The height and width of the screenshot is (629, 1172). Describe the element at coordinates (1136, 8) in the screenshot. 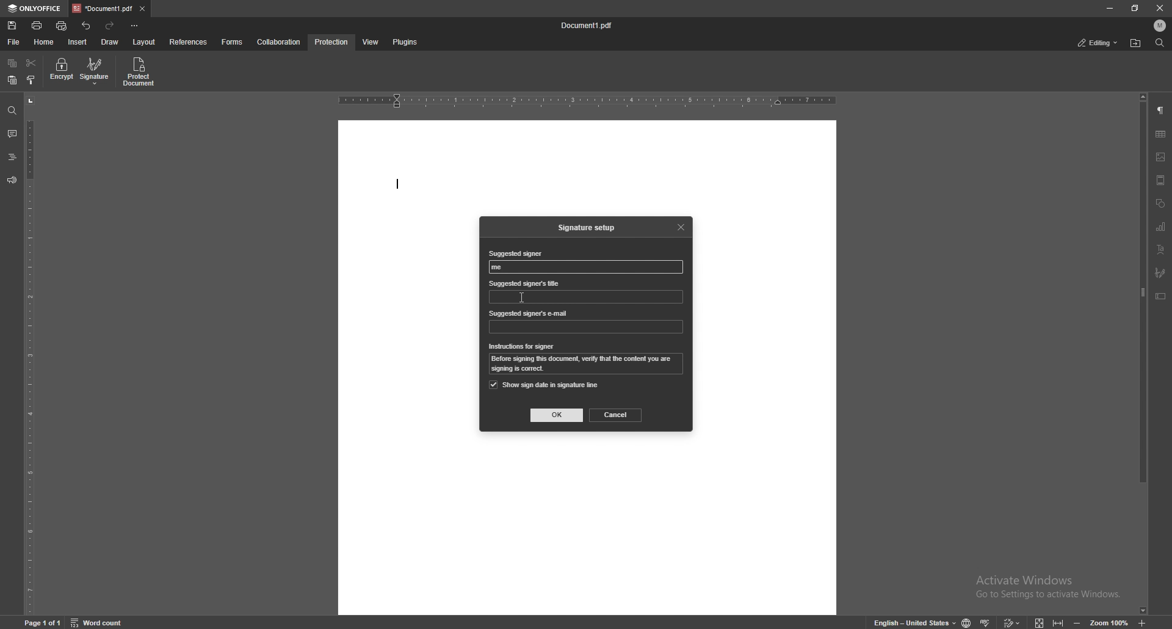

I see `resize` at that location.